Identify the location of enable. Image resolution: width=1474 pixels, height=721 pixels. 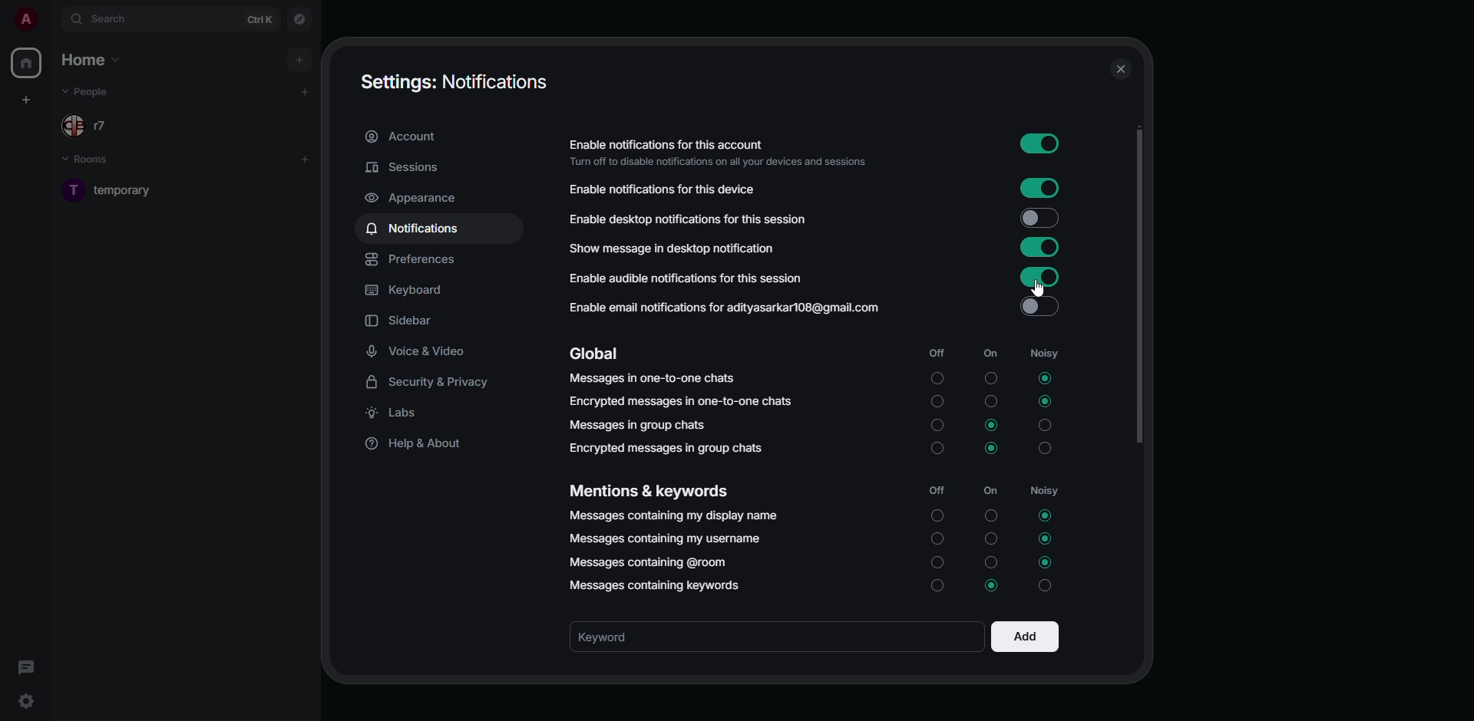
(1043, 189).